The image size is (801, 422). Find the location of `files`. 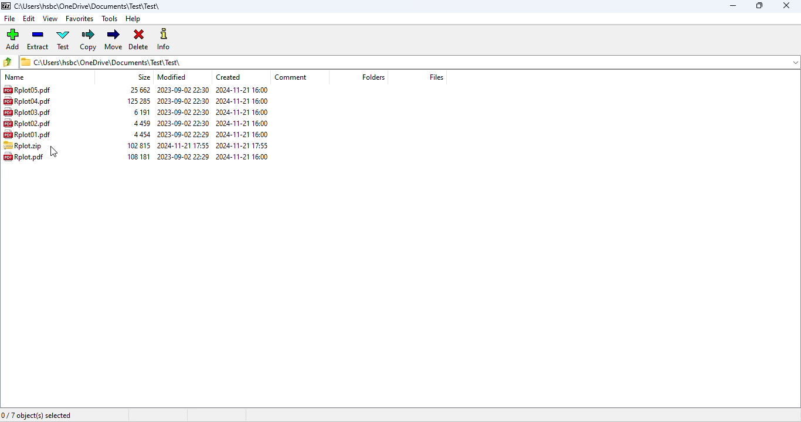

files is located at coordinates (436, 77).